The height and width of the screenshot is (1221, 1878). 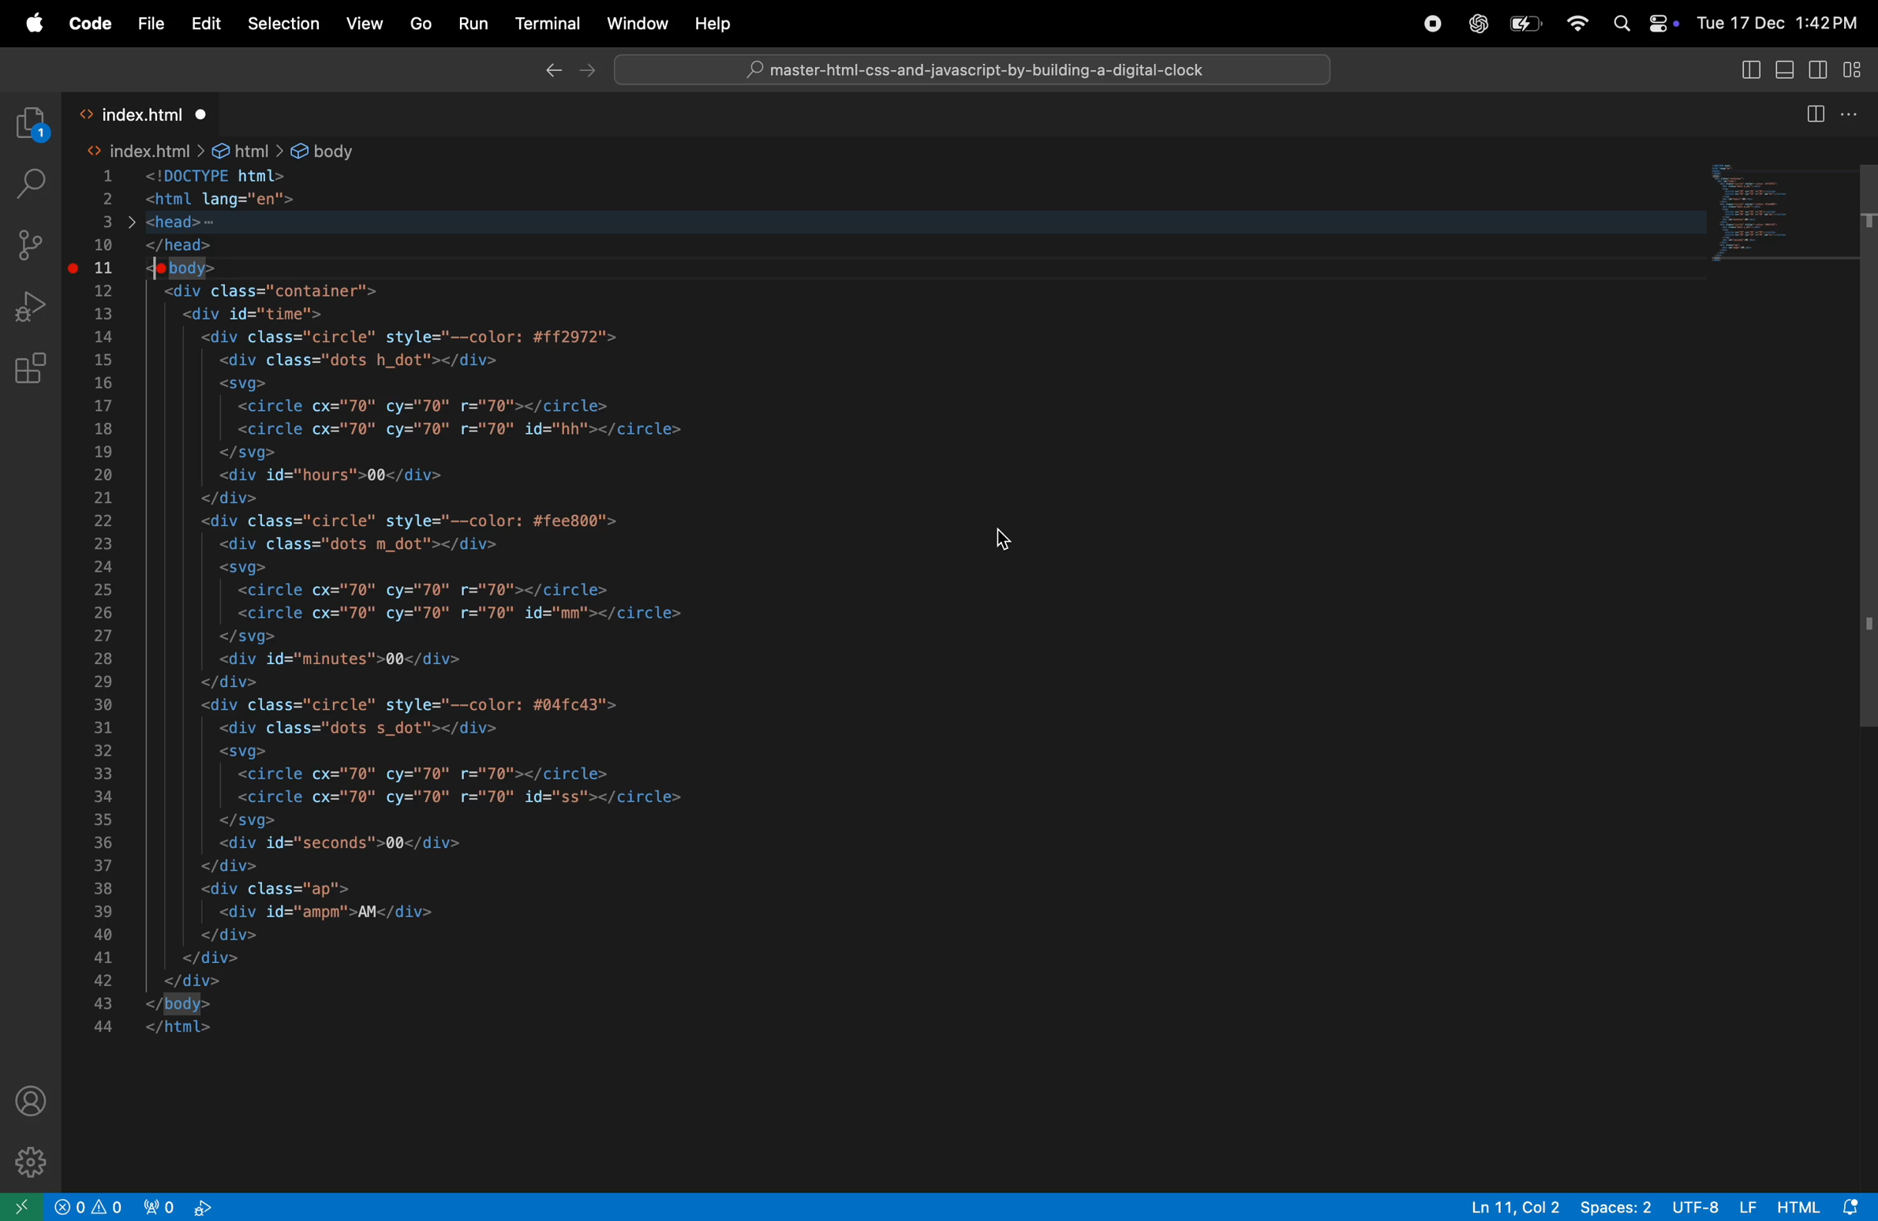 I want to click on explore, so click(x=32, y=125).